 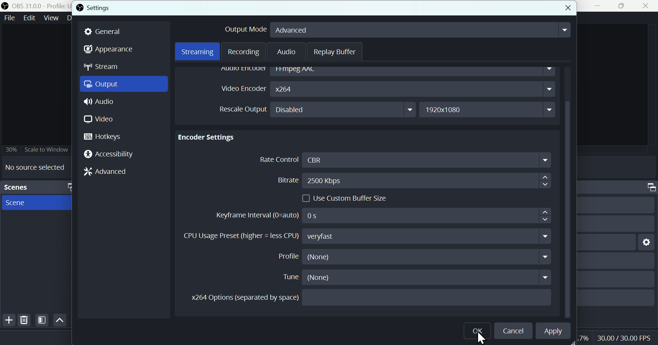 What do you see at coordinates (102, 66) in the screenshot?
I see `stream` at bounding box center [102, 66].